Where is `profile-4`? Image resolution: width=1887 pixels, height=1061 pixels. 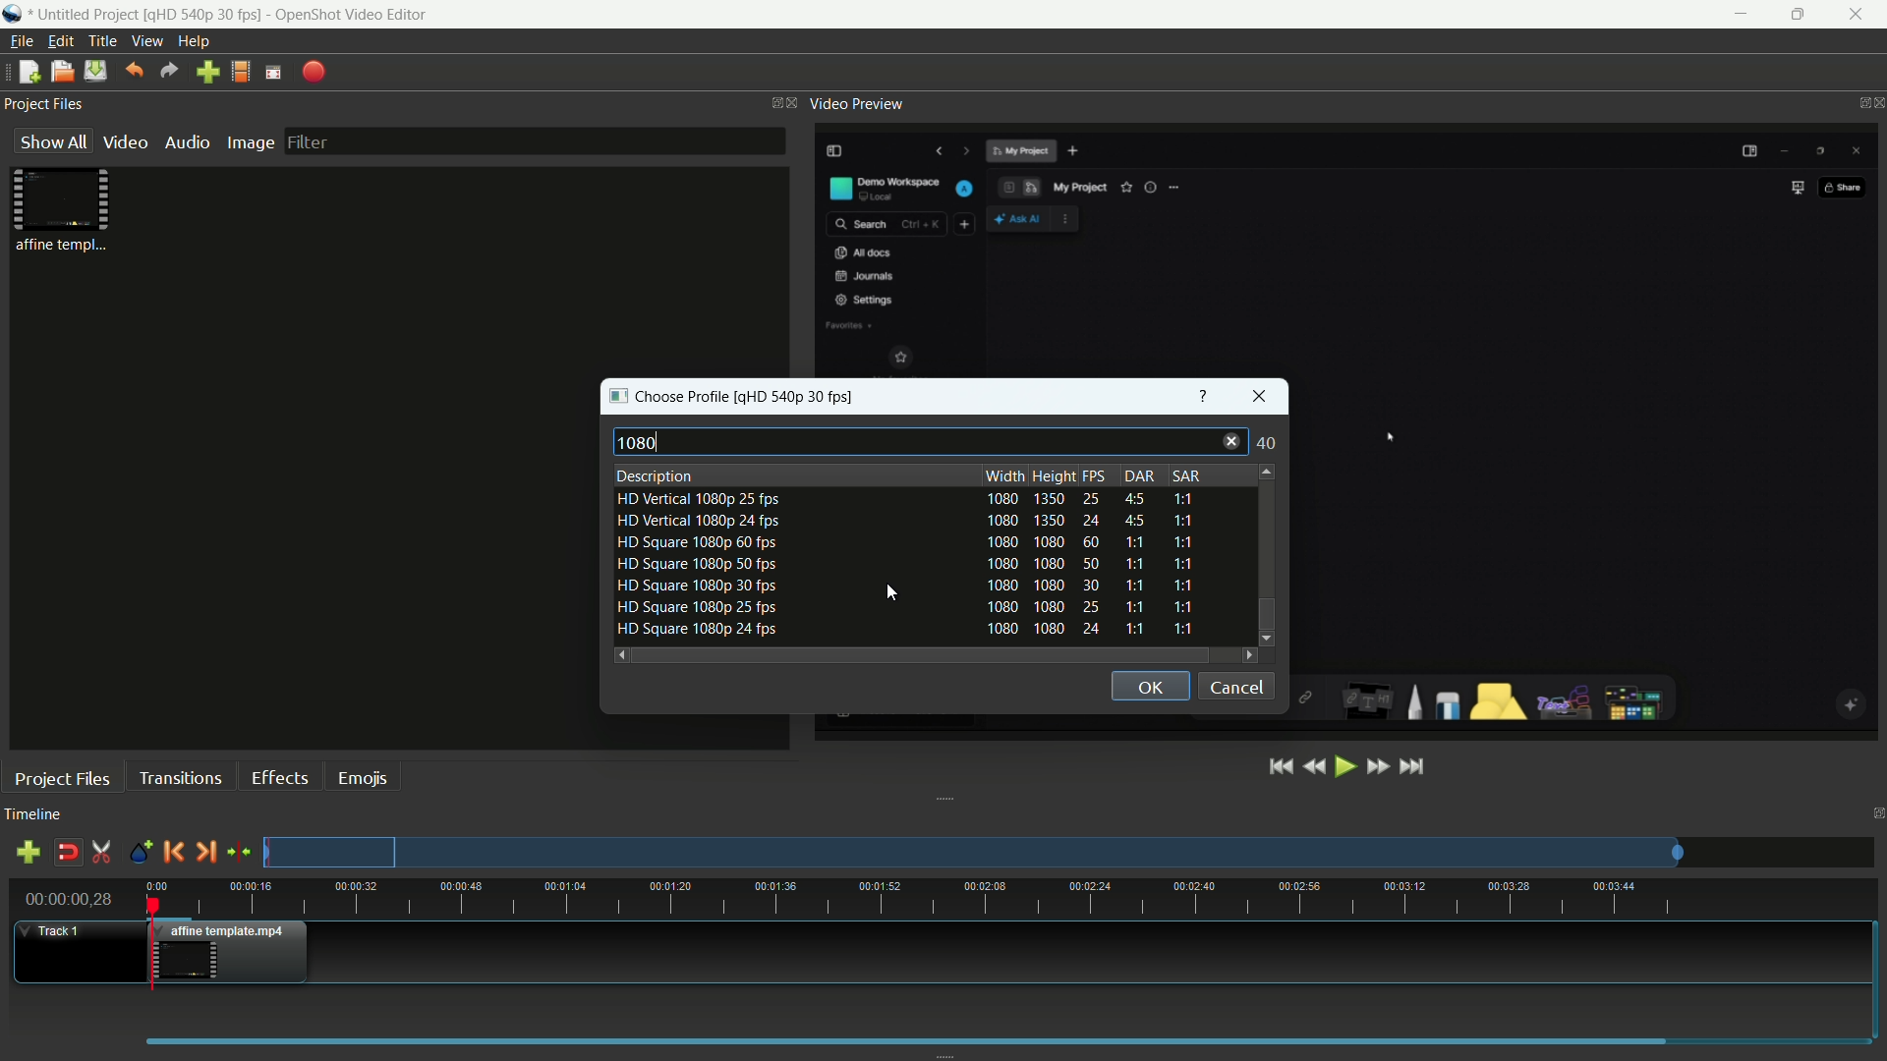
profile-4 is located at coordinates (903, 566).